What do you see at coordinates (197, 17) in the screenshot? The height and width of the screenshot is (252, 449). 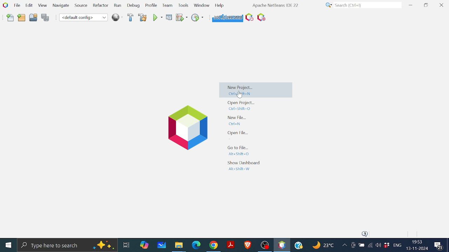 I see `Profile project` at bounding box center [197, 17].